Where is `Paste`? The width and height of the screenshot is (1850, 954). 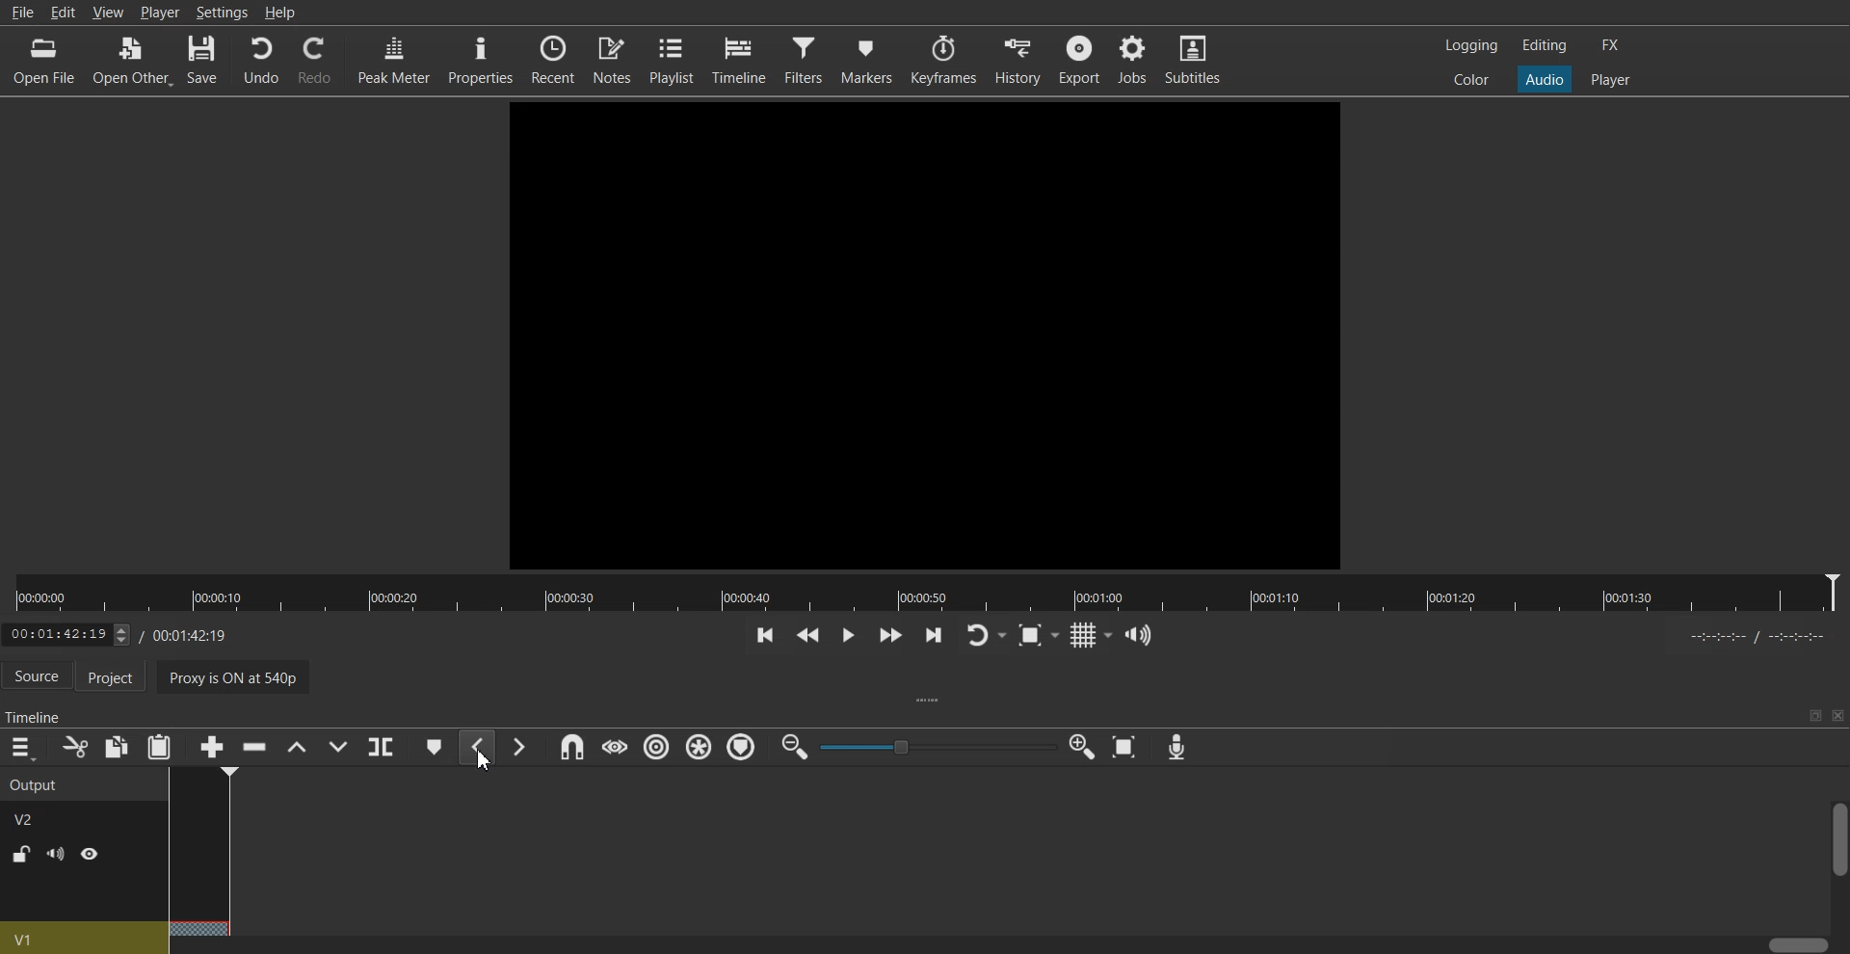 Paste is located at coordinates (159, 747).